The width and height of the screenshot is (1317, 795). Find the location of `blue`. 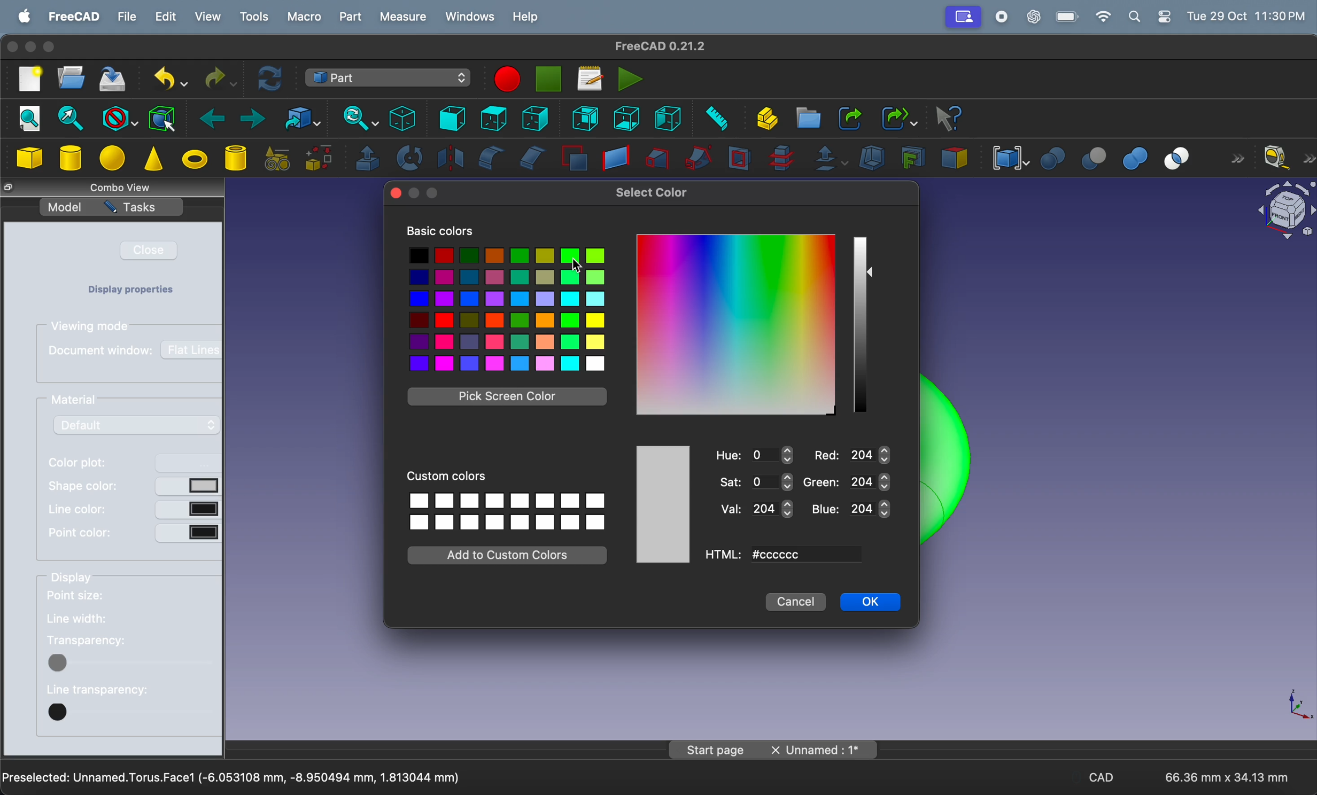

blue is located at coordinates (850, 509).